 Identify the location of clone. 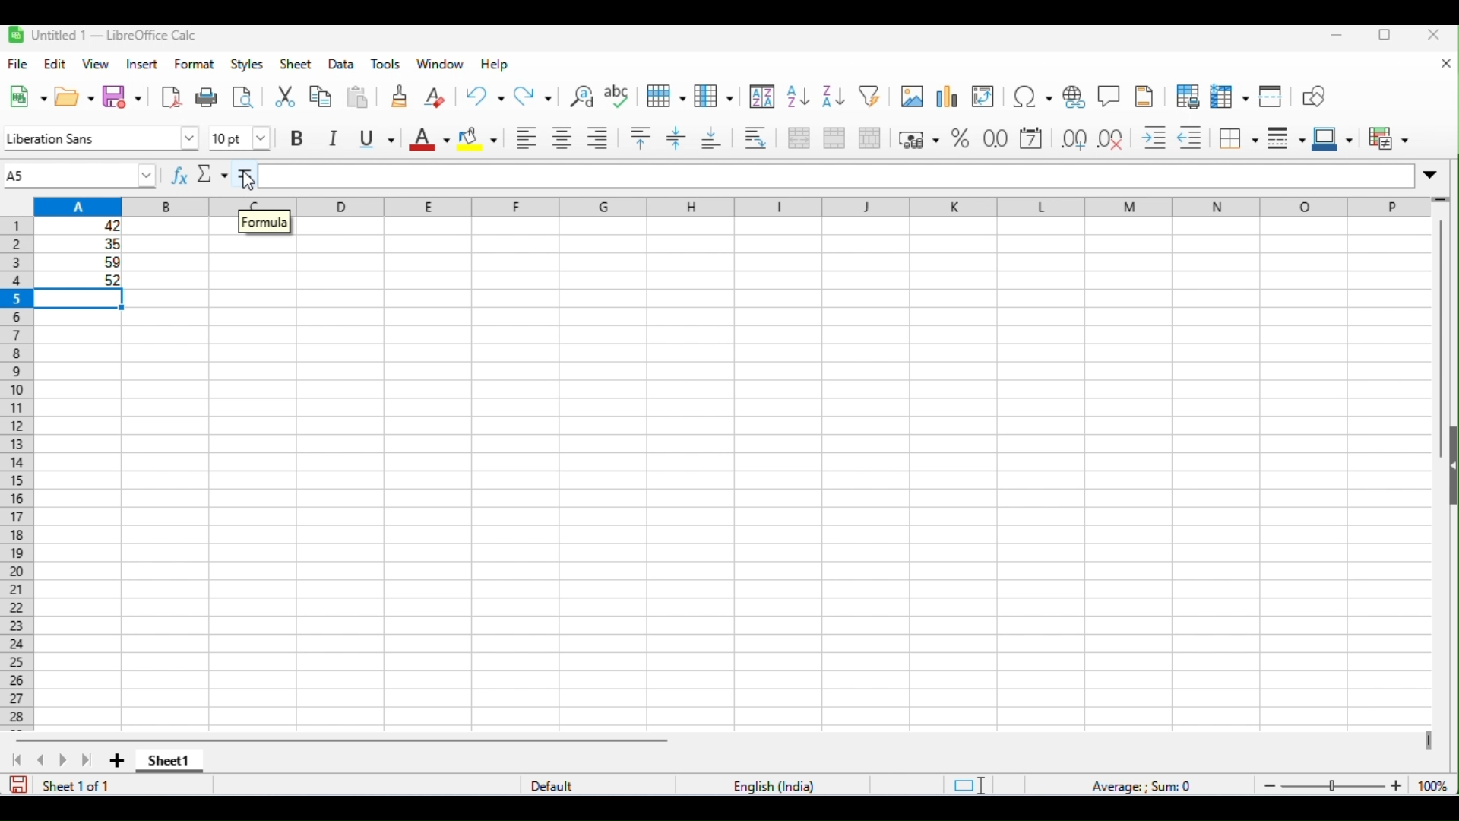
(400, 97).